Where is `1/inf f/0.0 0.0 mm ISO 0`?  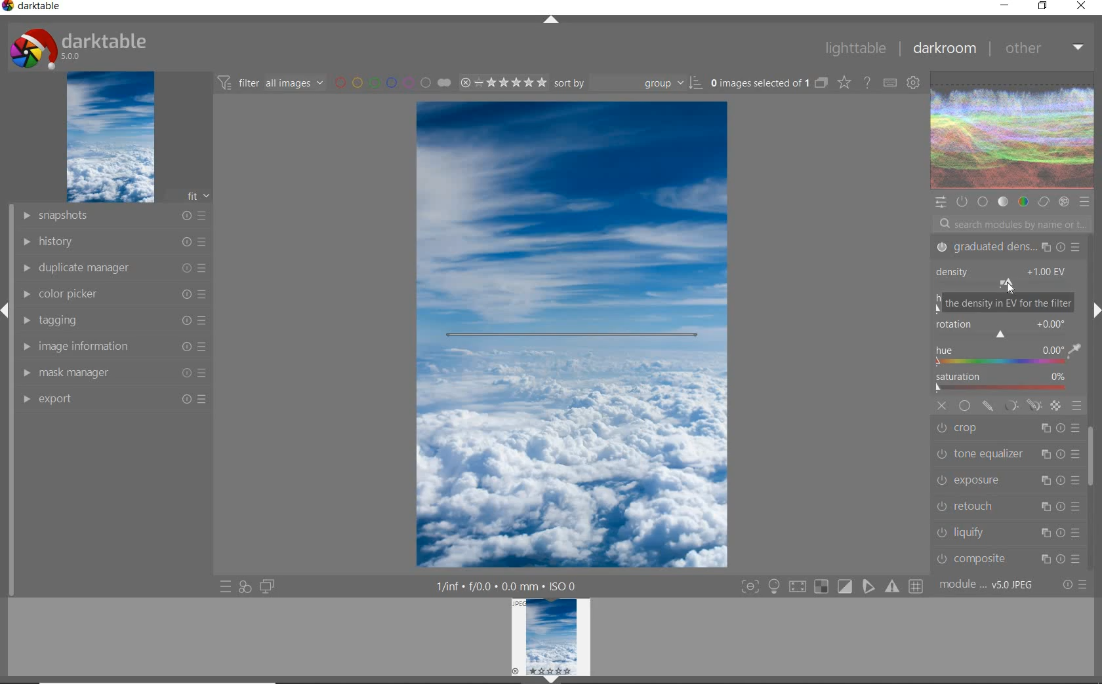 1/inf f/0.0 0.0 mm ISO 0 is located at coordinates (509, 585).